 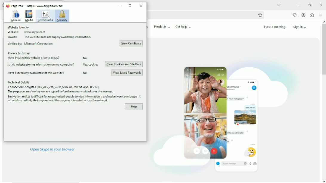 What do you see at coordinates (62, 16) in the screenshot?
I see `Security` at bounding box center [62, 16].